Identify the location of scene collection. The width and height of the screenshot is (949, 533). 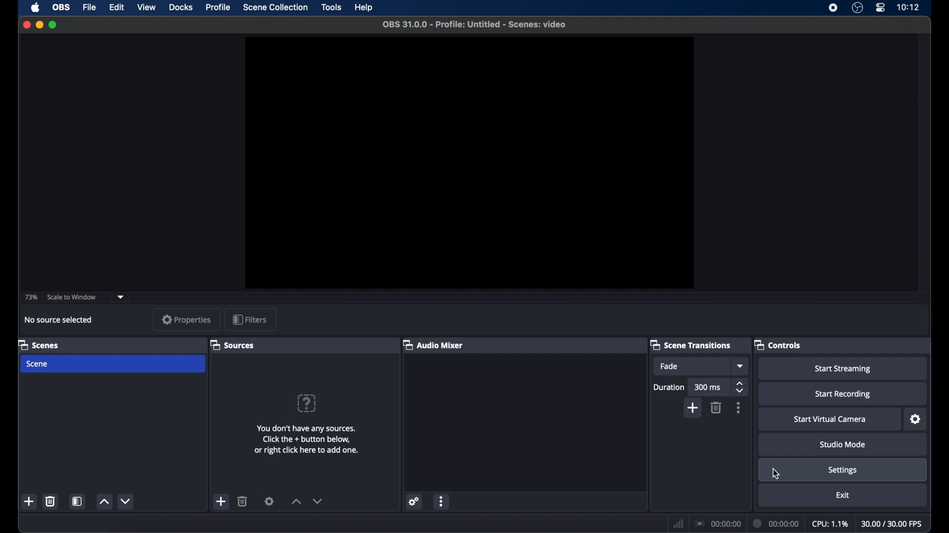
(276, 7).